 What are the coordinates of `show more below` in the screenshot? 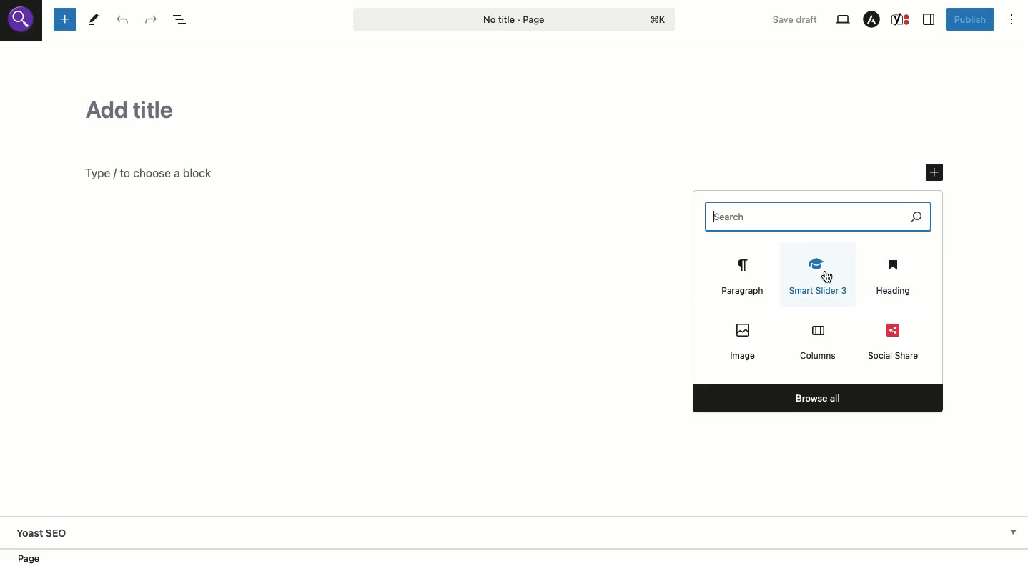 It's located at (1012, 531).